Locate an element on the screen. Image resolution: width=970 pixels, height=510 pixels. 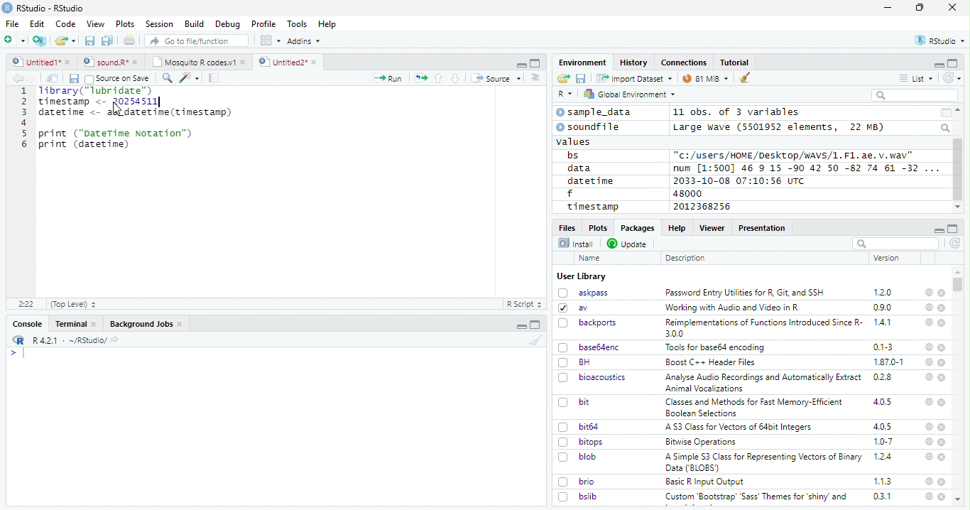
Console is located at coordinates (27, 324).